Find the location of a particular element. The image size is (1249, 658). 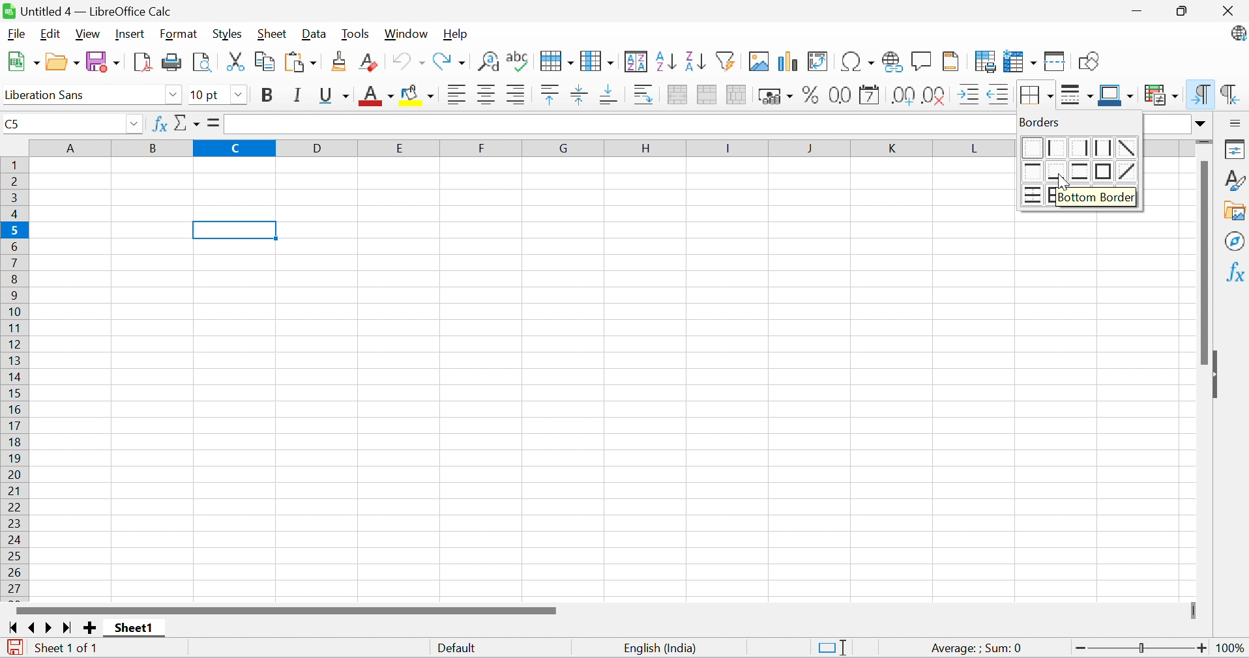

Left-to-right is located at coordinates (1199, 94).